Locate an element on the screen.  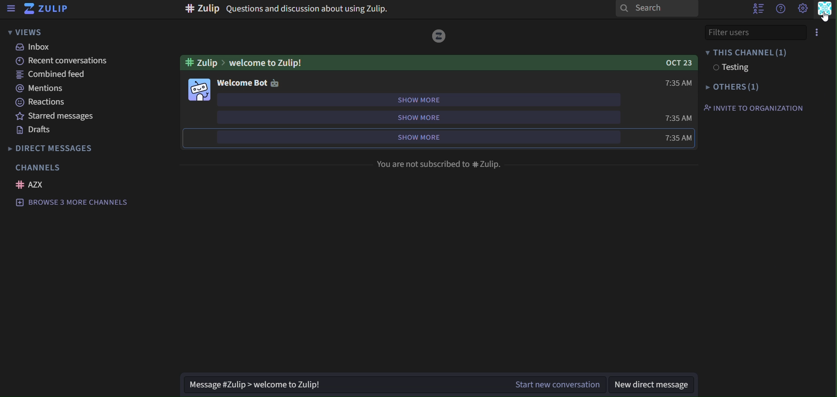
welcome bot is located at coordinates (250, 83).